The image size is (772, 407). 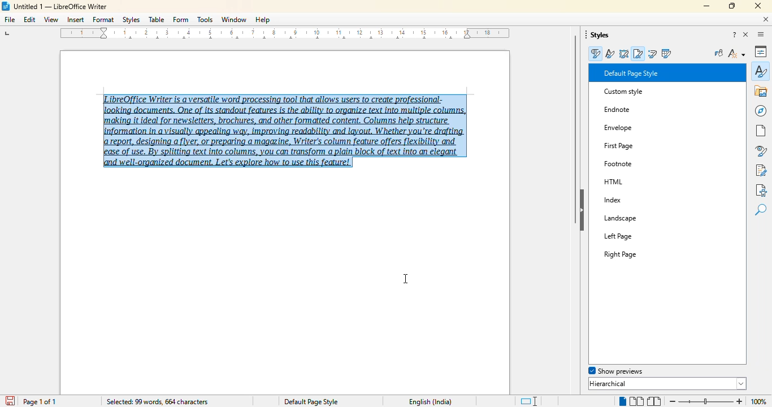 What do you see at coordinates (731, 6) in the screenshot?
I see `maximize` at bounding box center [731, 6].